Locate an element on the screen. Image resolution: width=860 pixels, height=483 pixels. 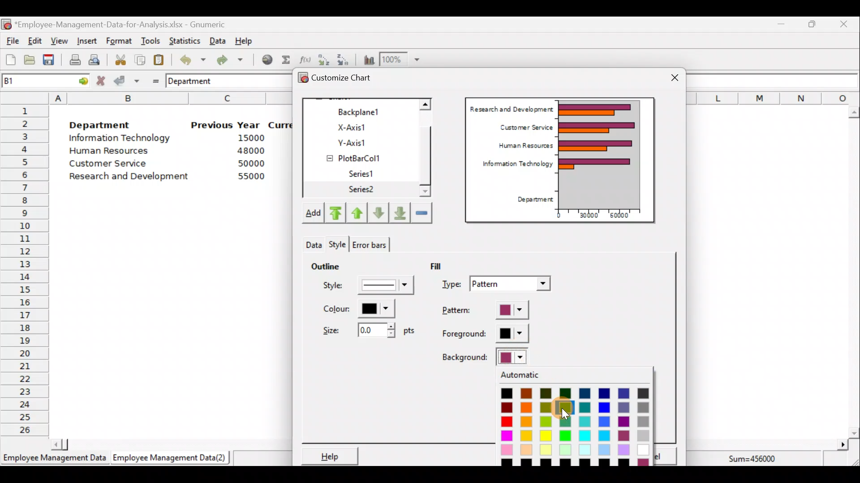
Error bars is located at coordinates (369, 243).